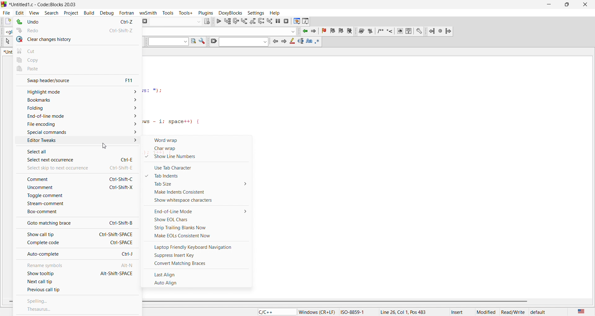 This screenshot has height=316, width=595. What do you see at coordinates (77, 118) in the screenshot?
I see `end of line mode` at bounding box center [77, 118].